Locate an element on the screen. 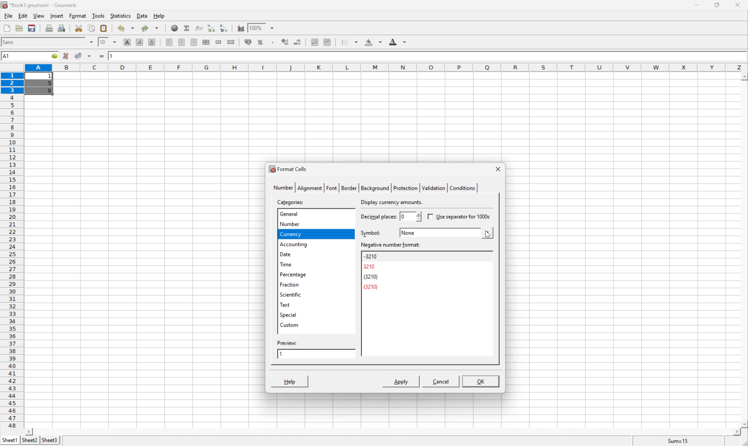  align left is located at coordinates (170, 42).